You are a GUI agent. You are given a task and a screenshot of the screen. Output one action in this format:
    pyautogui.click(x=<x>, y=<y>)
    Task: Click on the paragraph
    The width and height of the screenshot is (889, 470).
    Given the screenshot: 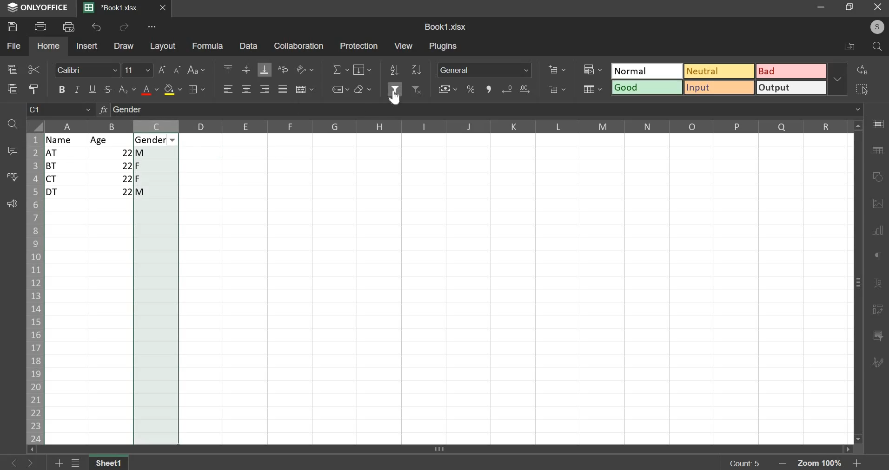 What is the action you would take?
    pyautogui.click(x=876, y=256)
    